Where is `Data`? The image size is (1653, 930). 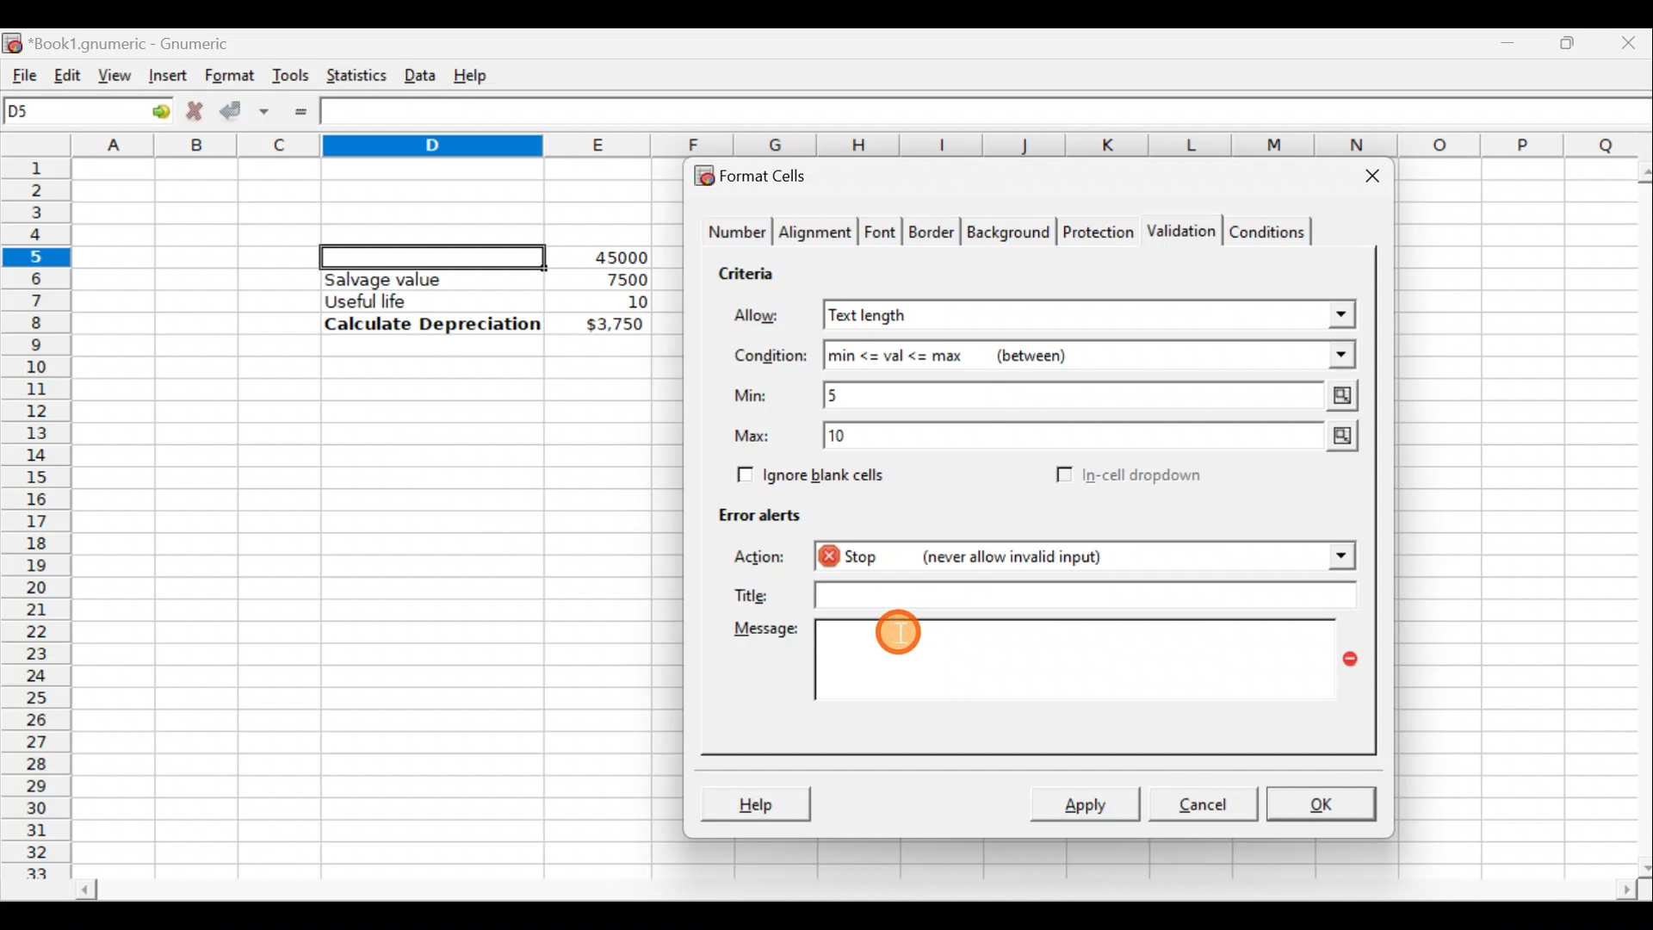 Data is located at coordinates (419, 71).